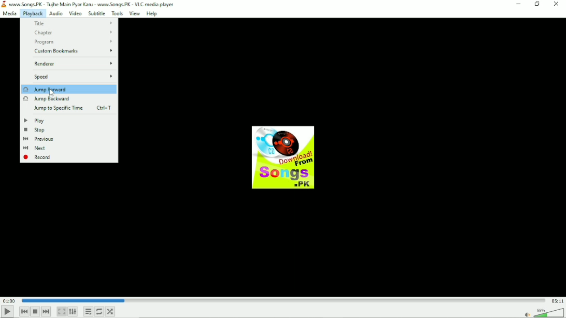  Describe the element at coordinates (48, 89) in the screenshot. I see `Jump forward` at that location.